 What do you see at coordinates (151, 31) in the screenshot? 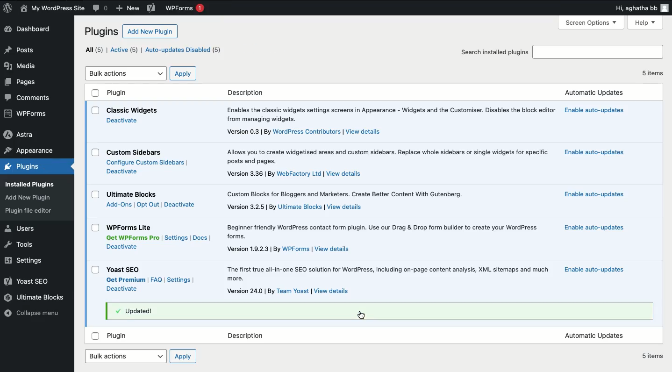
I see `Add new plugin` at bounding box center [151, 31].